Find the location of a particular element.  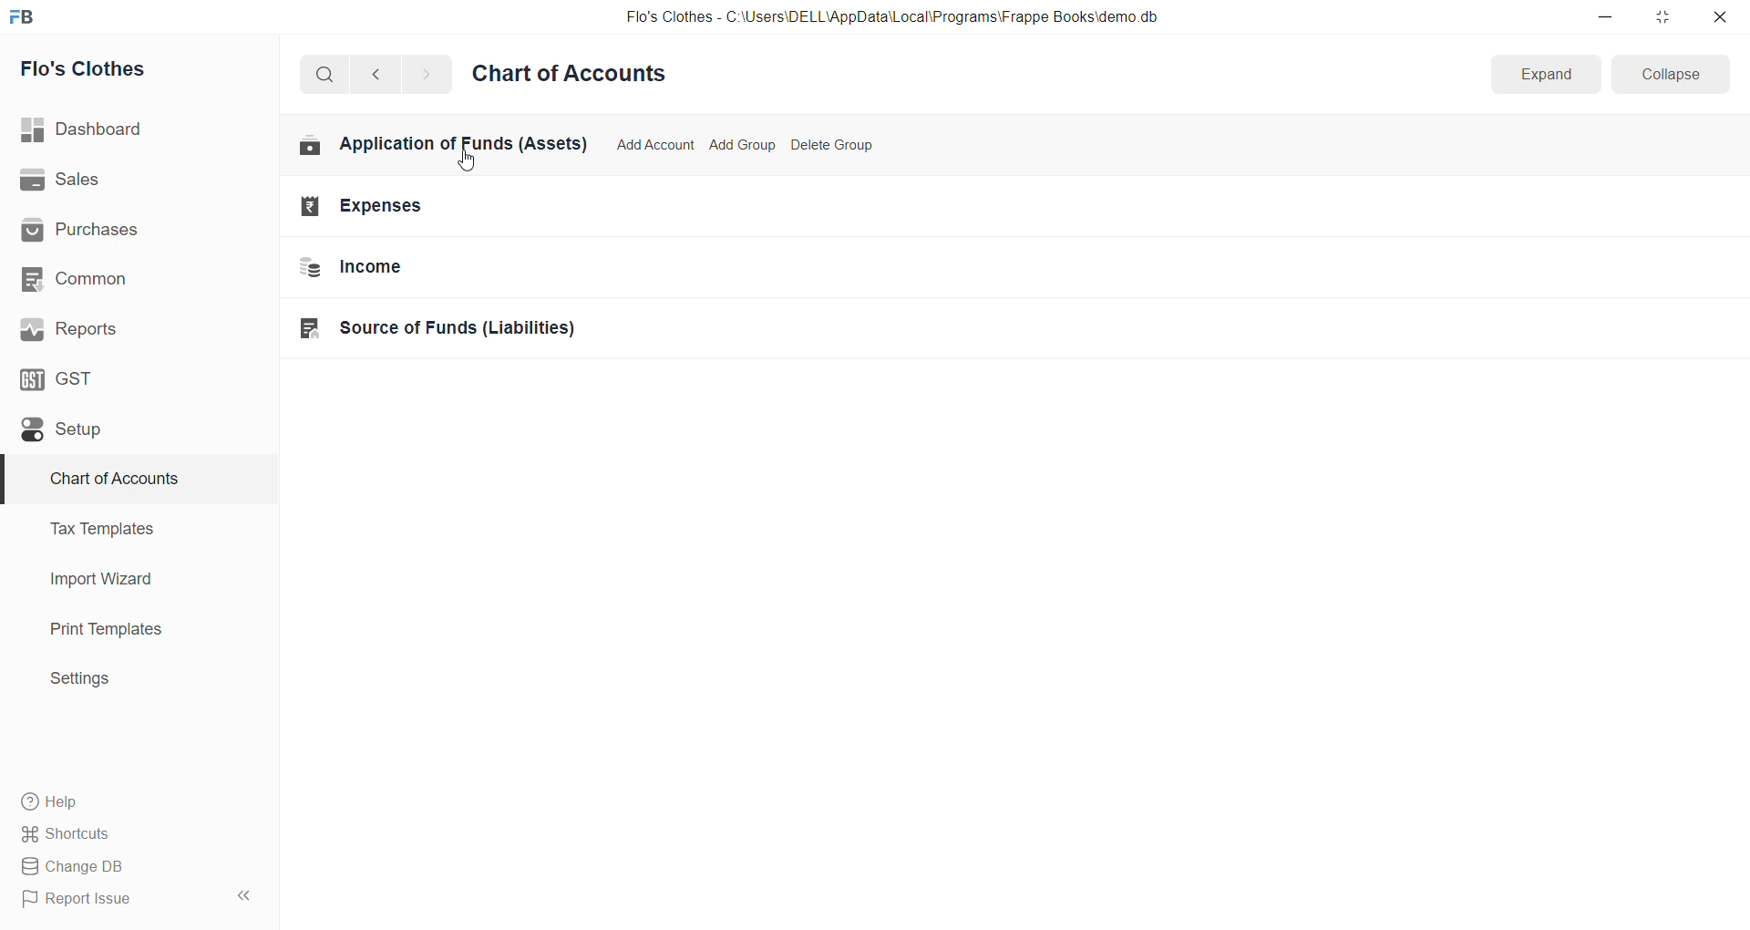

Source of Funds (Liabilities) is located at coordinates (441, 330).